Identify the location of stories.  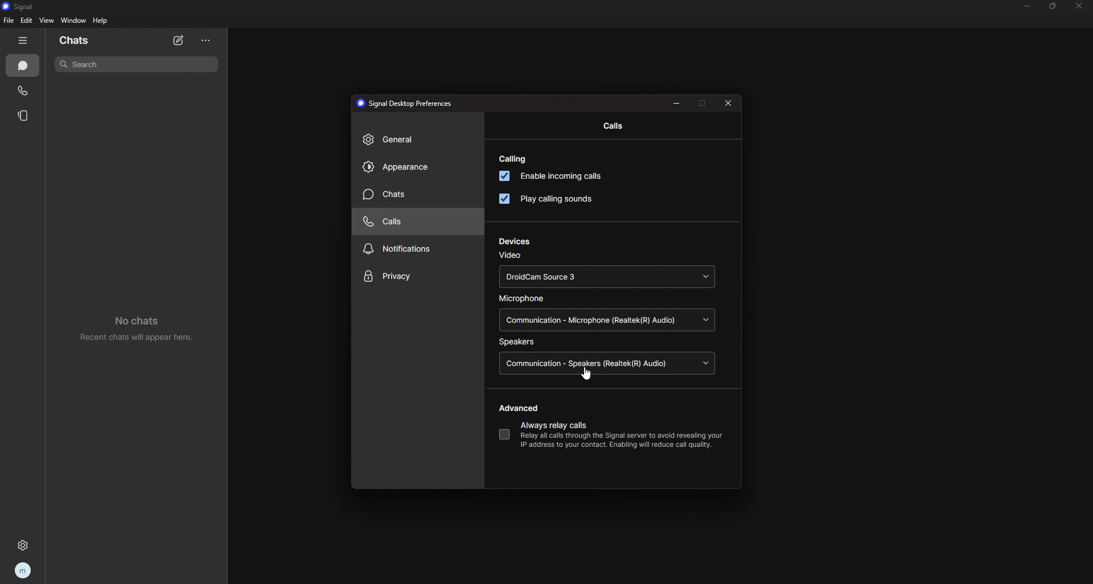
(24, 116).